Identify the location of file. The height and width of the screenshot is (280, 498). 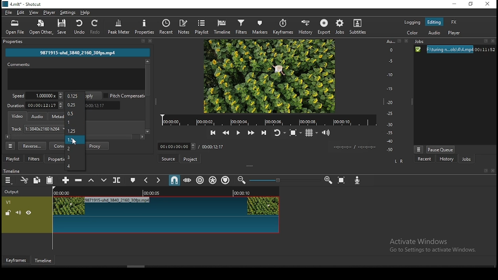
(9, 13).